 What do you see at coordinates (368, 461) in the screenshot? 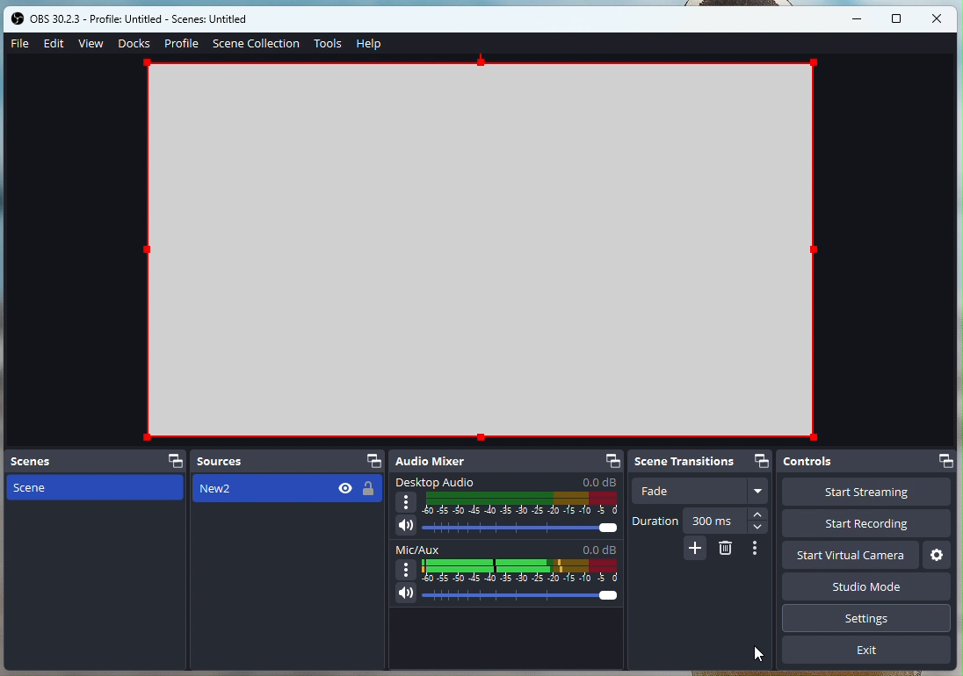
I see `dock options` at bounding box center [368, 461].